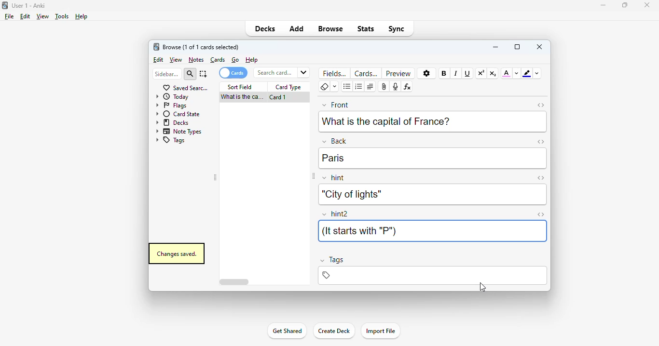 This screenshot has width=659, height=346. I want to click on sidebar filter, so click(167, 74).